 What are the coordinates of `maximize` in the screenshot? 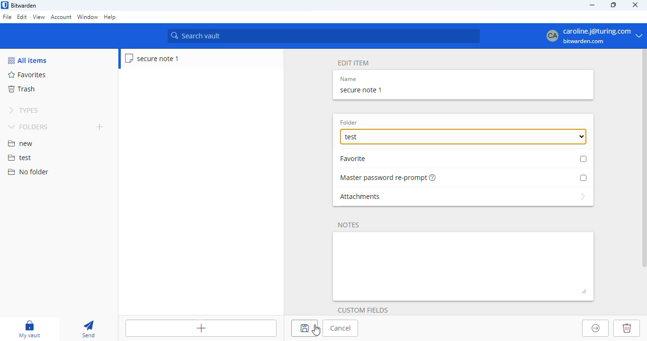 It's located at (614, 5).